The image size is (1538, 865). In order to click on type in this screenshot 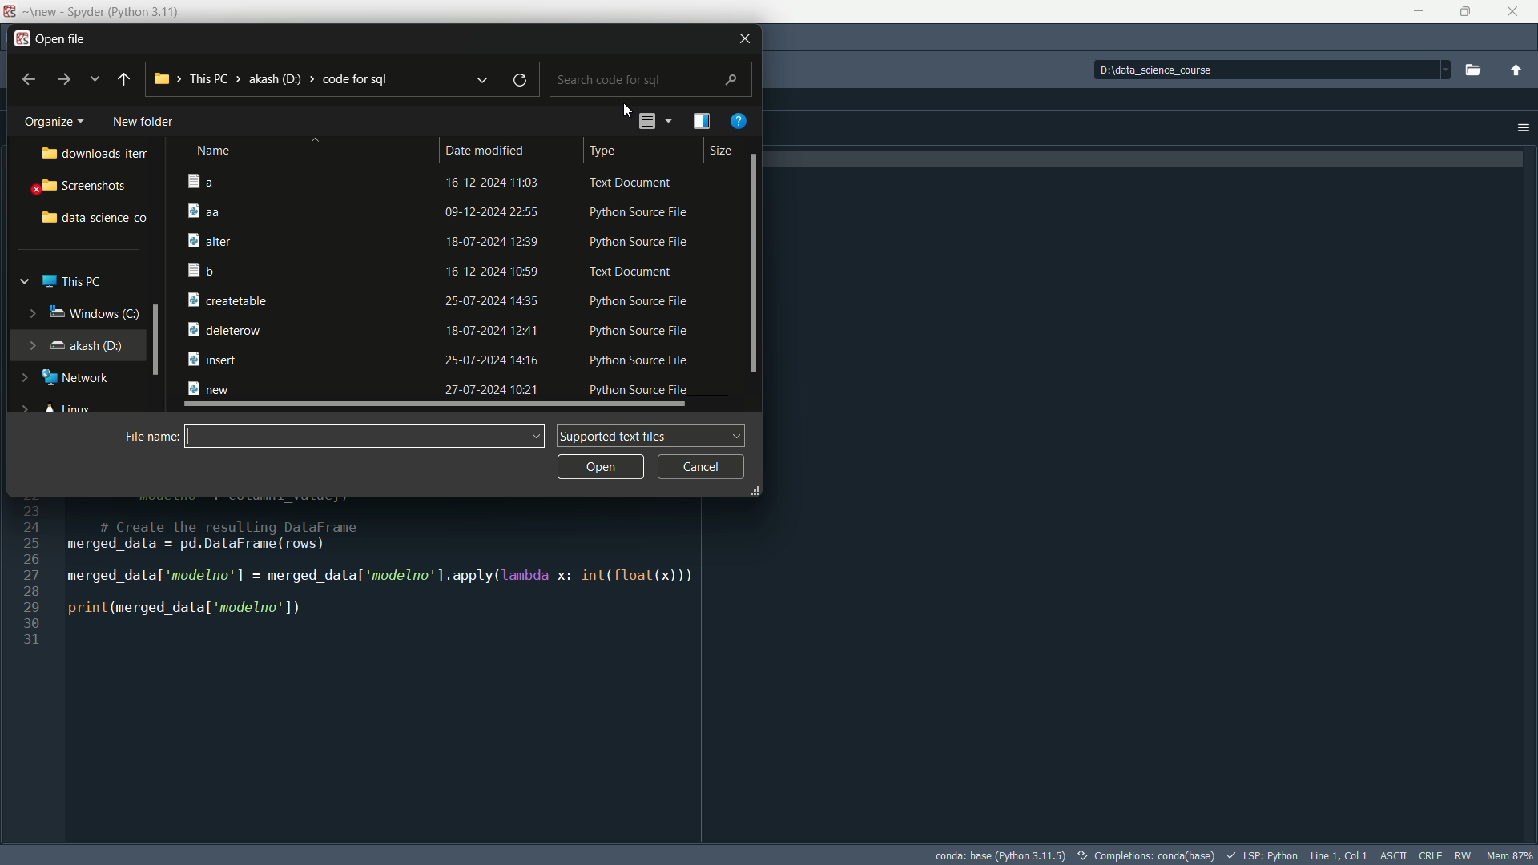, I will do `click(609, 151)`.